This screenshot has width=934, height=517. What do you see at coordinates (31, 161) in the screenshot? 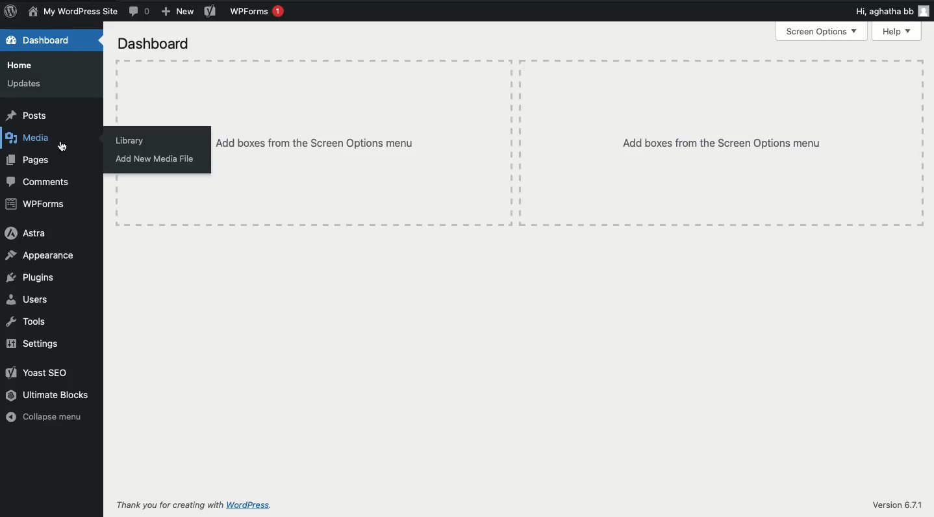
I see `Pages` at bounding box center [31, 161].